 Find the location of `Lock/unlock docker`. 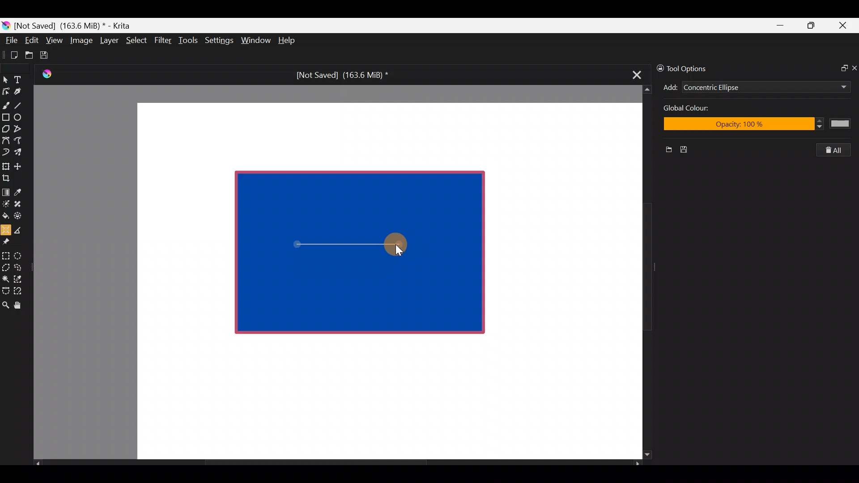

Lock/unlock docker is located at coordinates (658, 67).